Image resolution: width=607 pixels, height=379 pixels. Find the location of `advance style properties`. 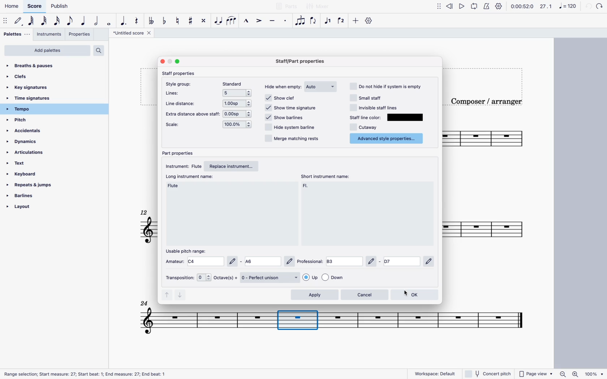

advance style properties is located at coordinates (388, 138).